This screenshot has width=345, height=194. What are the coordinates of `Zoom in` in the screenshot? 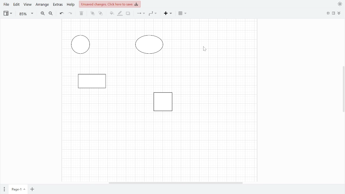 It's located at (43, 14).